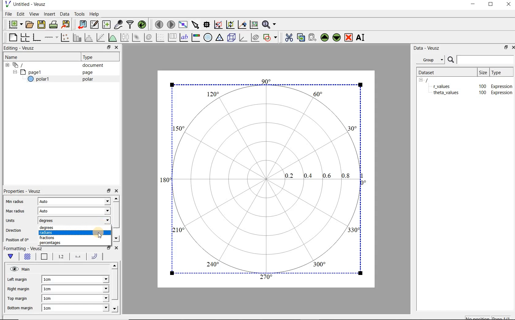 This screenshot has width=515, height=320. What do you see at coordinates (421, 80) in the screenshot?
I see `hide sub menu` at bounding box center [421, 80].